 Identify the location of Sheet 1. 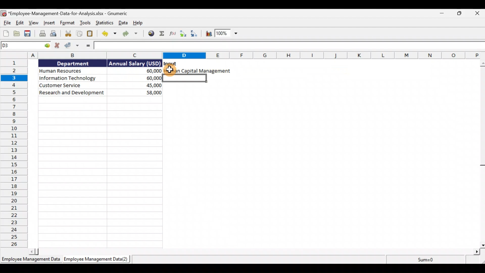
(30, 259).